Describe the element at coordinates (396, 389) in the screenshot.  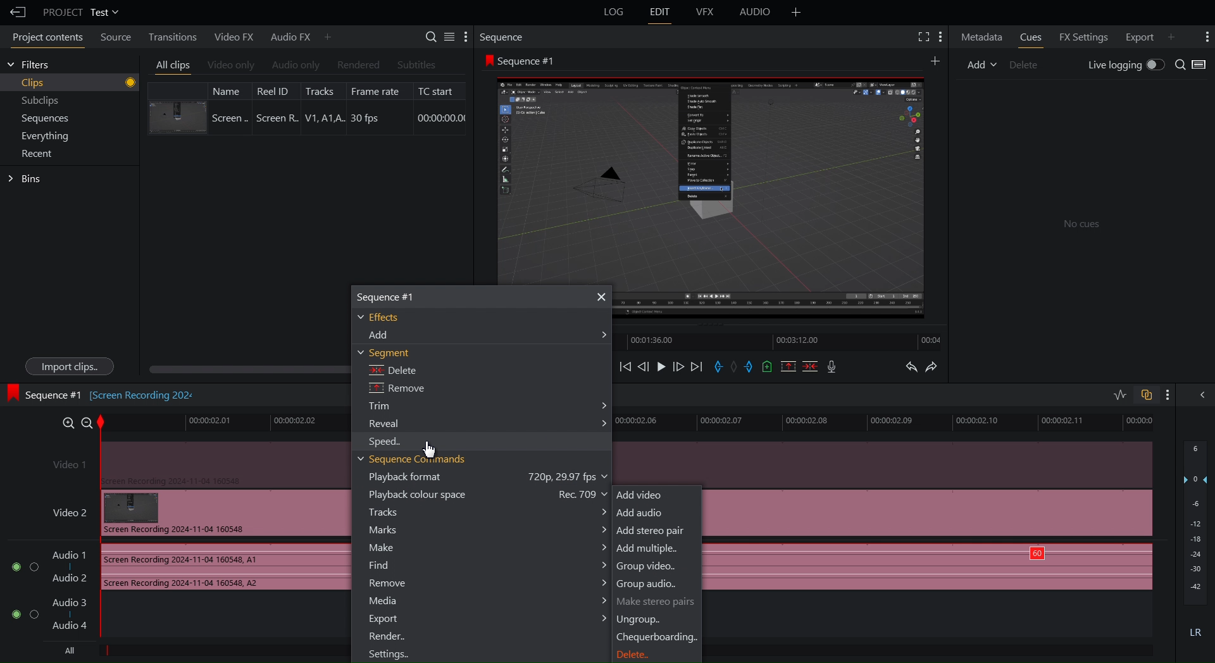
I see `Remove` at that location.